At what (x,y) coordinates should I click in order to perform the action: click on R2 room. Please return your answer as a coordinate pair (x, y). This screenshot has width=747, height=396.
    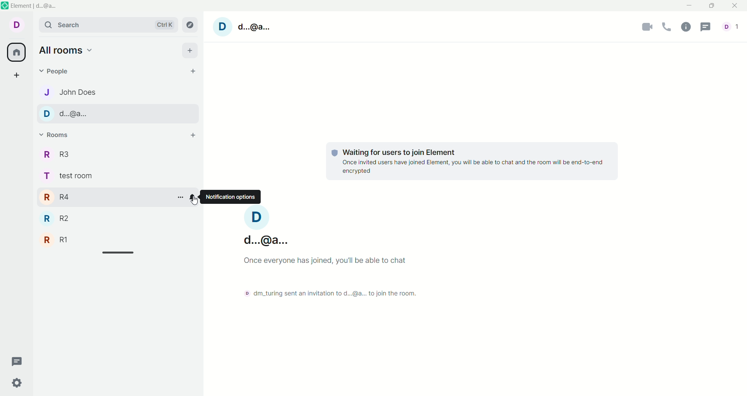
    Looking at the image, I should click on (117, 218).